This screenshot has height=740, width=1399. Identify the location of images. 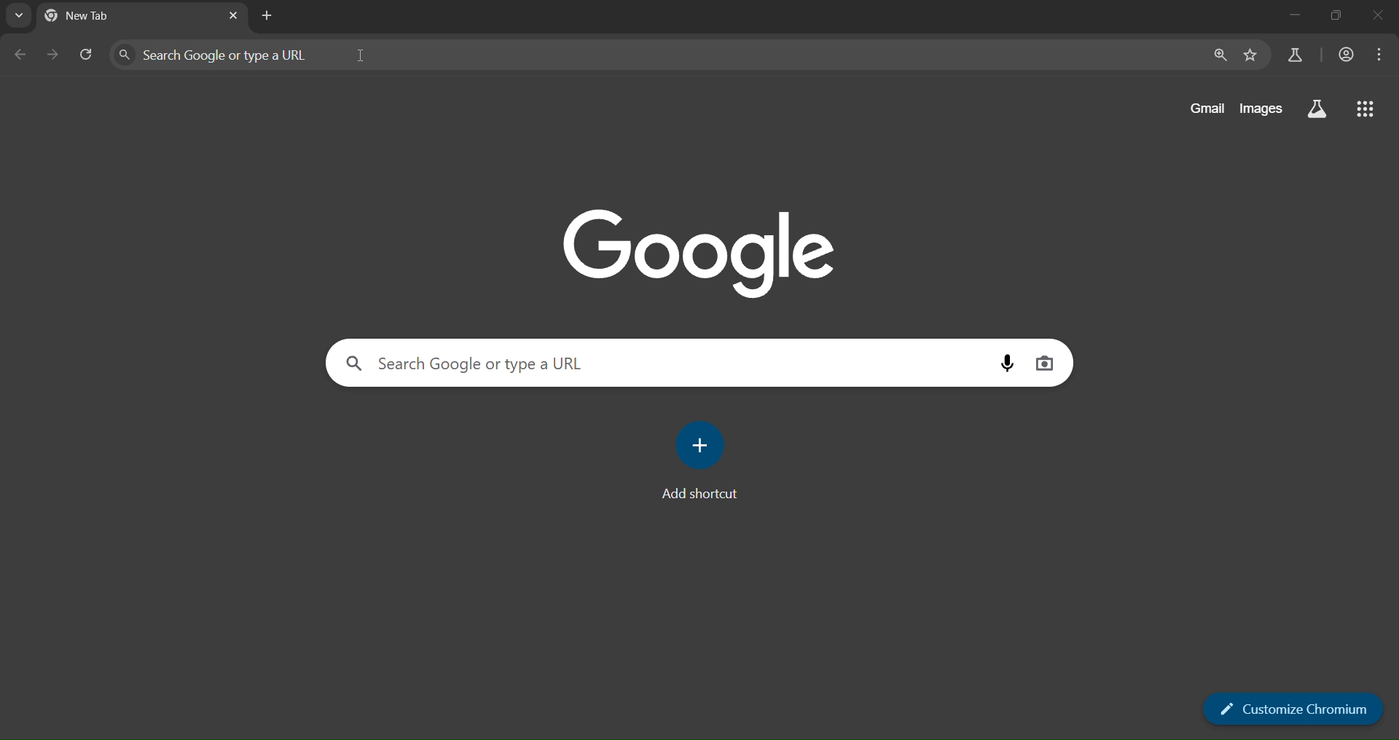
(1262, 109).